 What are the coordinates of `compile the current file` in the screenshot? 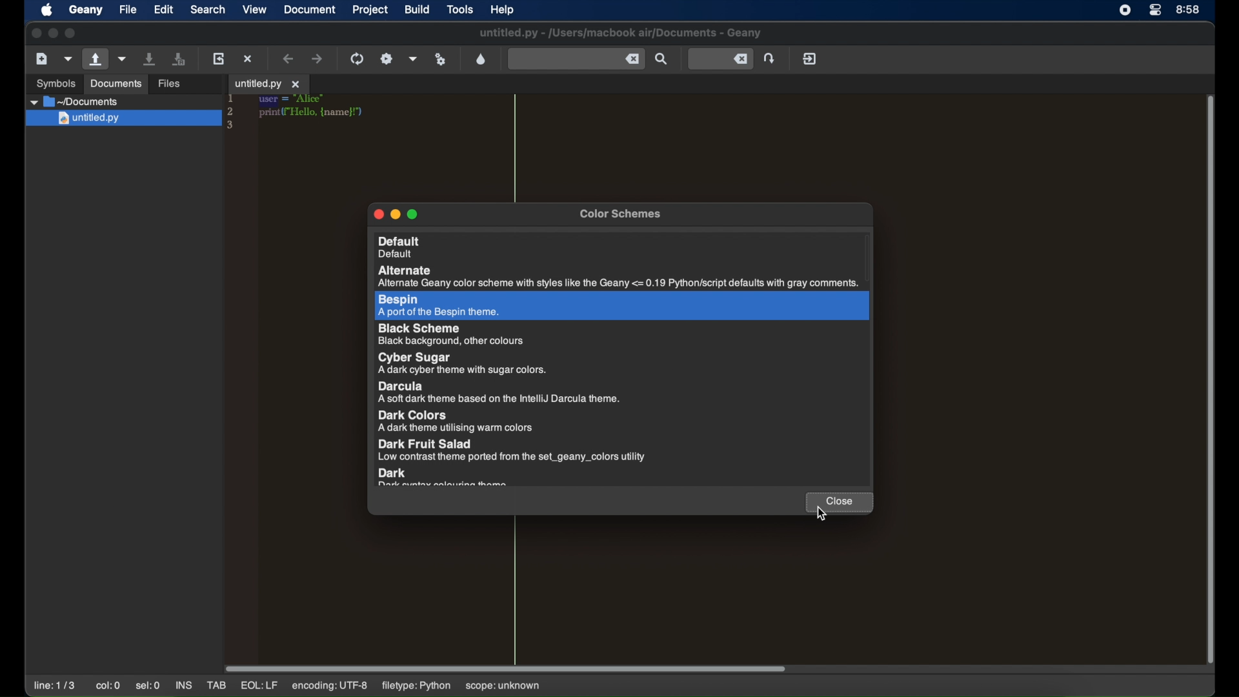 It's located at (357, 59).